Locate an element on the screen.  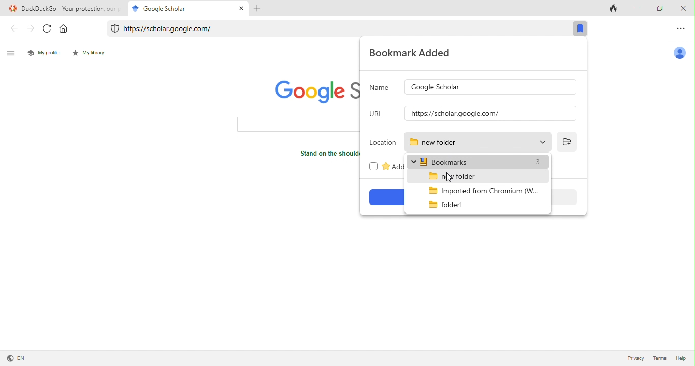
home is located at coordinates (68, 29).